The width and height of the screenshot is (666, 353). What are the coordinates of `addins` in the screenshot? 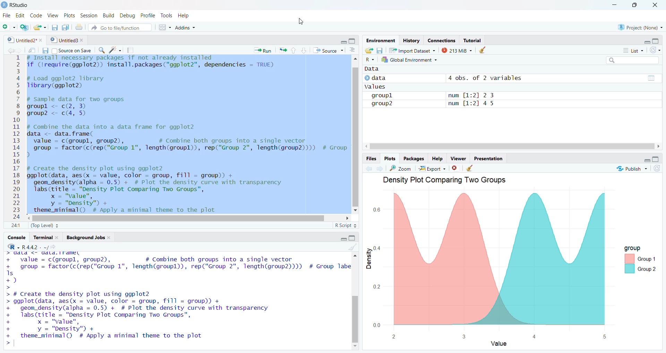 It's located at (188, 28).